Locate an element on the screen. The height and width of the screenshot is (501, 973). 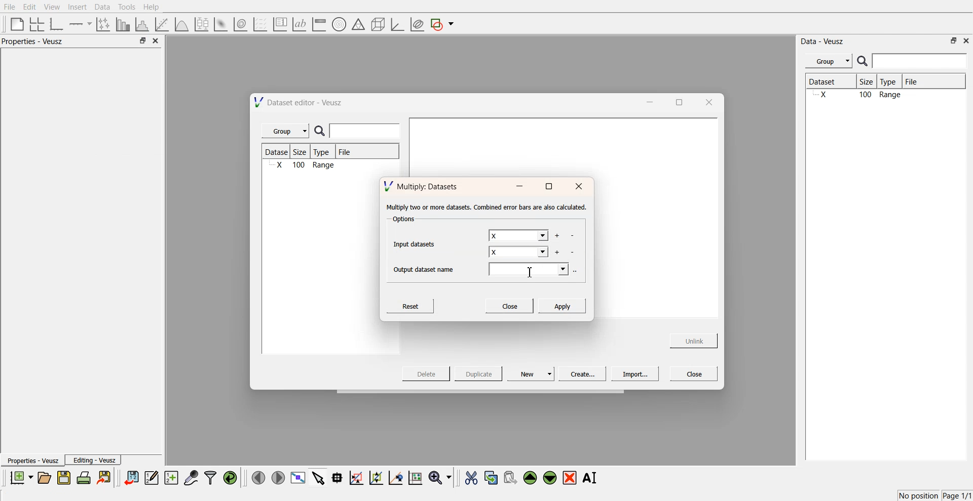
new documents is located at coordinates (20, 477).